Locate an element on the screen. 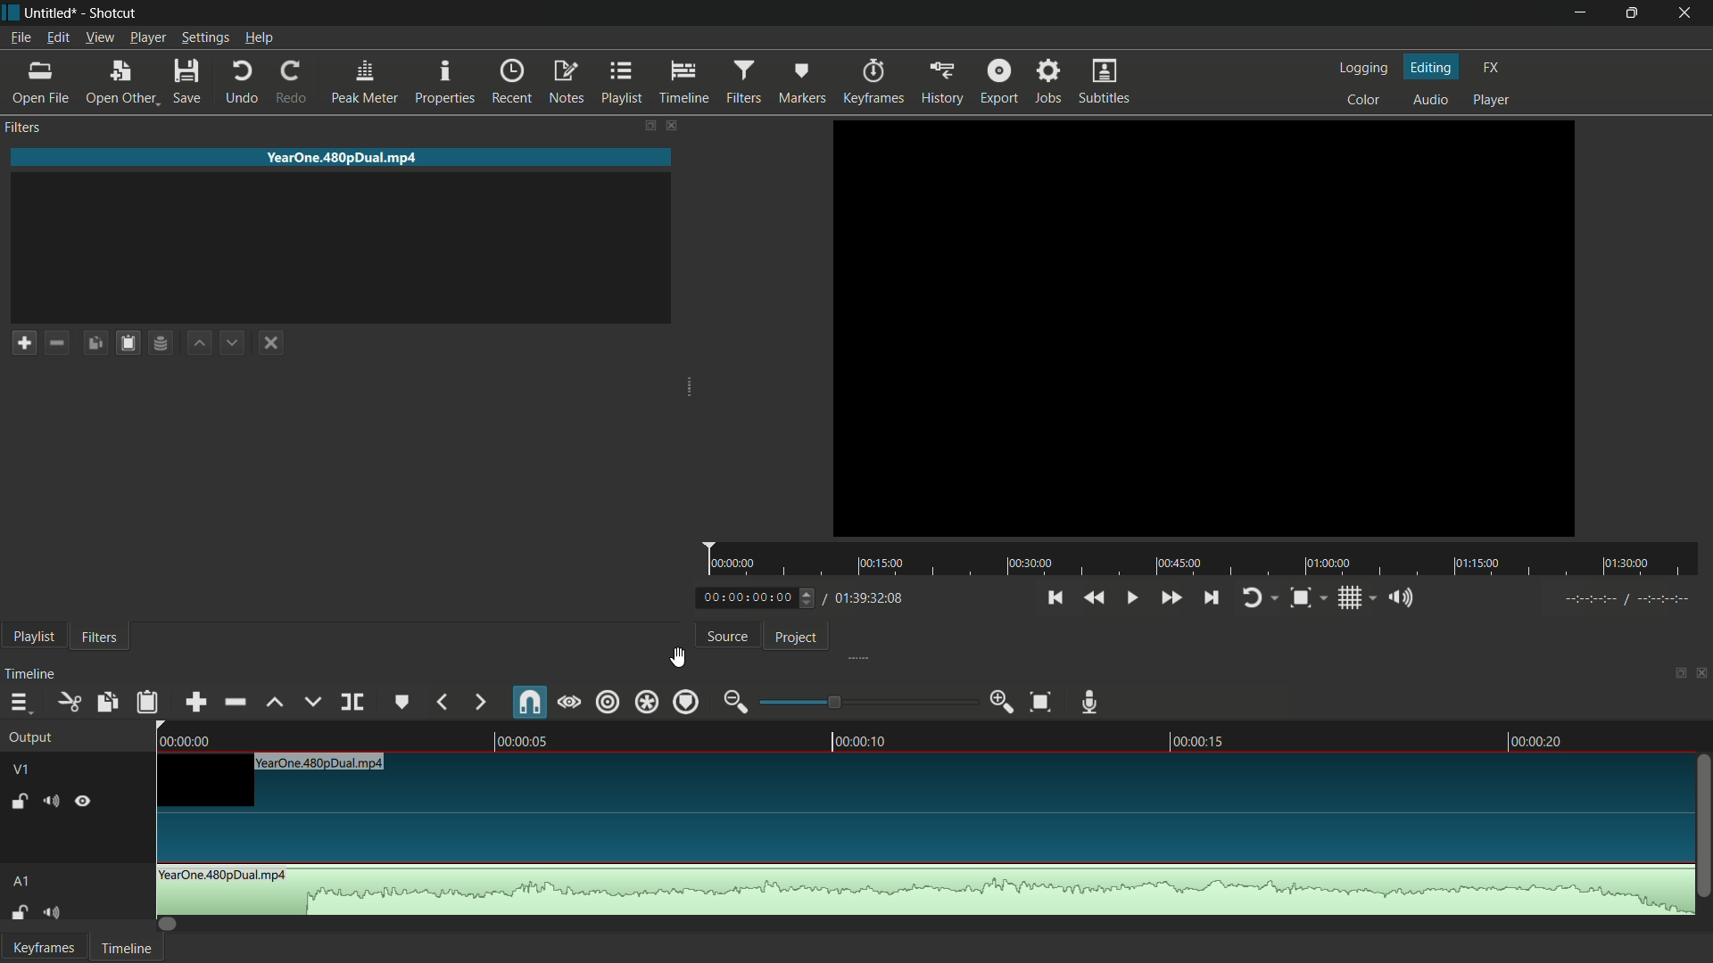 This screenshot has width=1713, height=963. color is located at coordinates (1365, 98).